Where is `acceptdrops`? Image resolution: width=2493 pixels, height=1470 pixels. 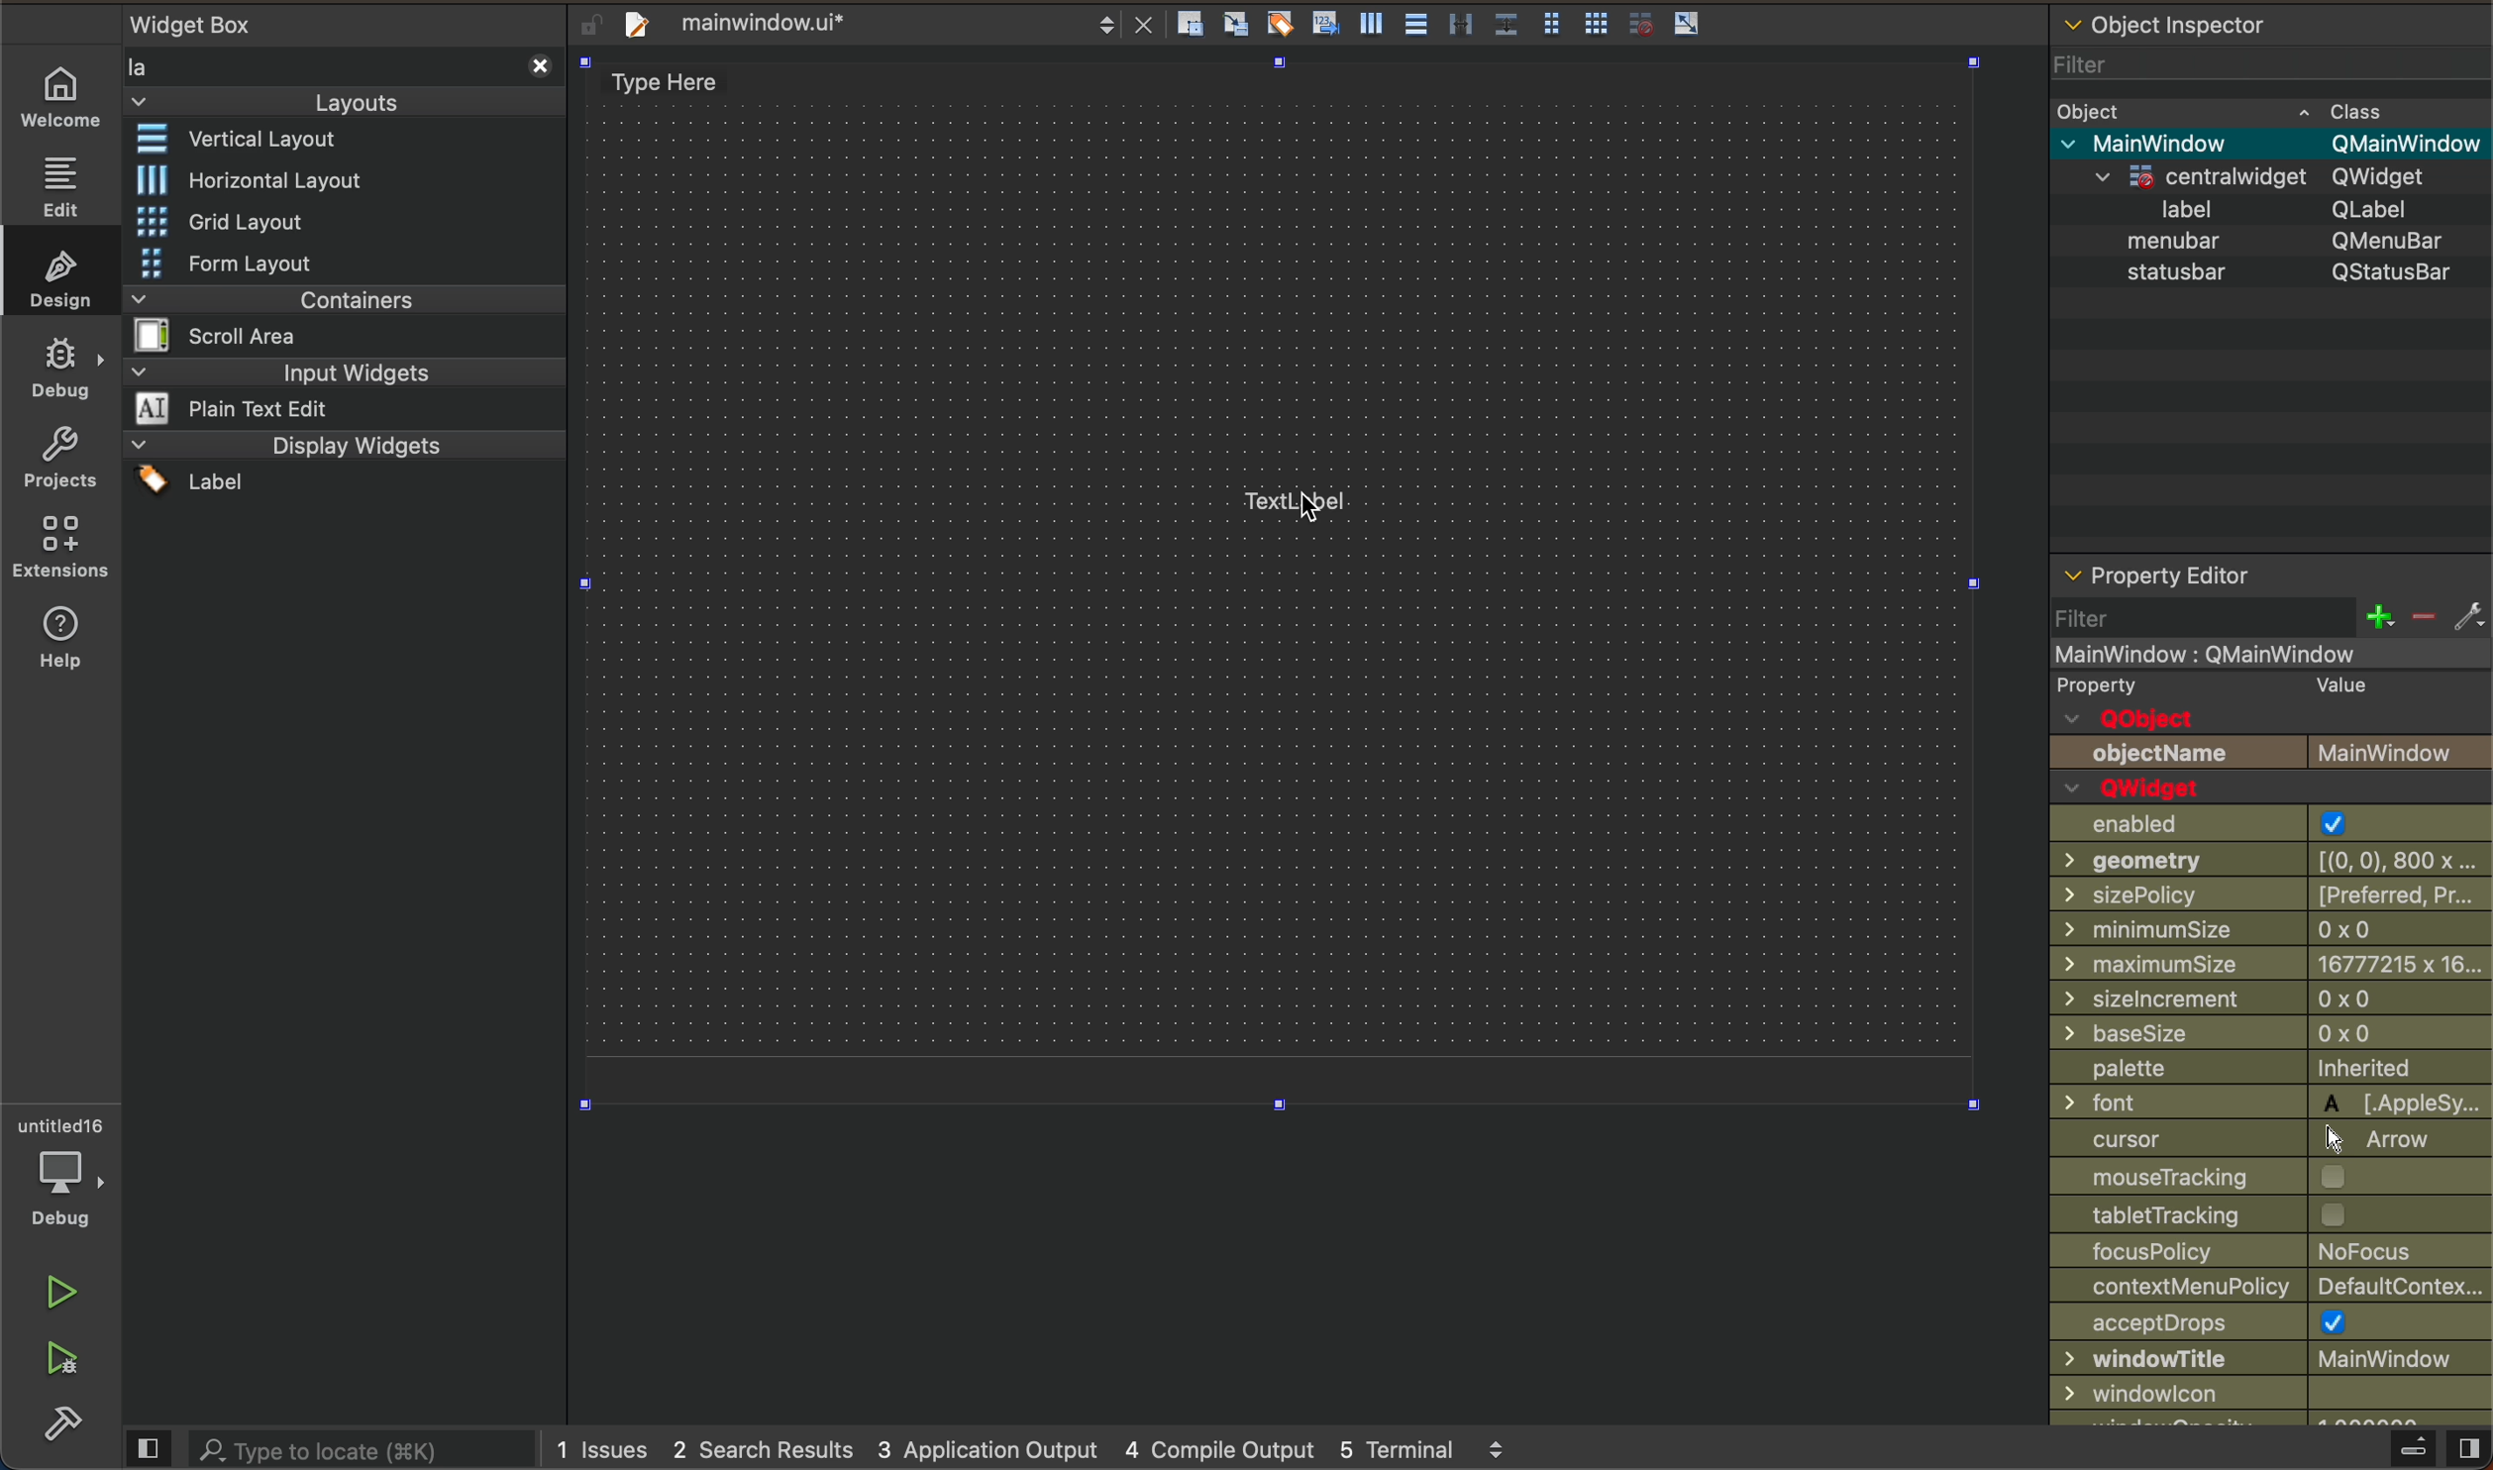 acceptdrops is located at coordinates (2270, 1324).